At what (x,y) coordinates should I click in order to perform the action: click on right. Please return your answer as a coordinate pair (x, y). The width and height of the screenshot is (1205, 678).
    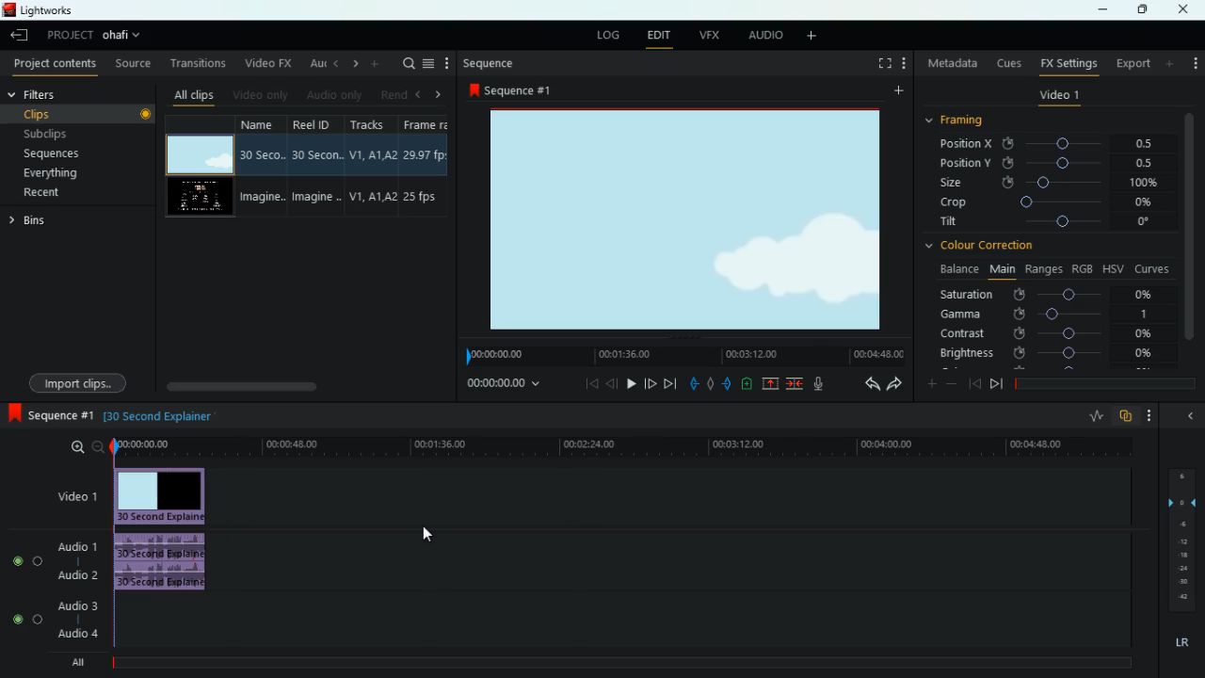
    Looking at the image, I should click on (440, 94).